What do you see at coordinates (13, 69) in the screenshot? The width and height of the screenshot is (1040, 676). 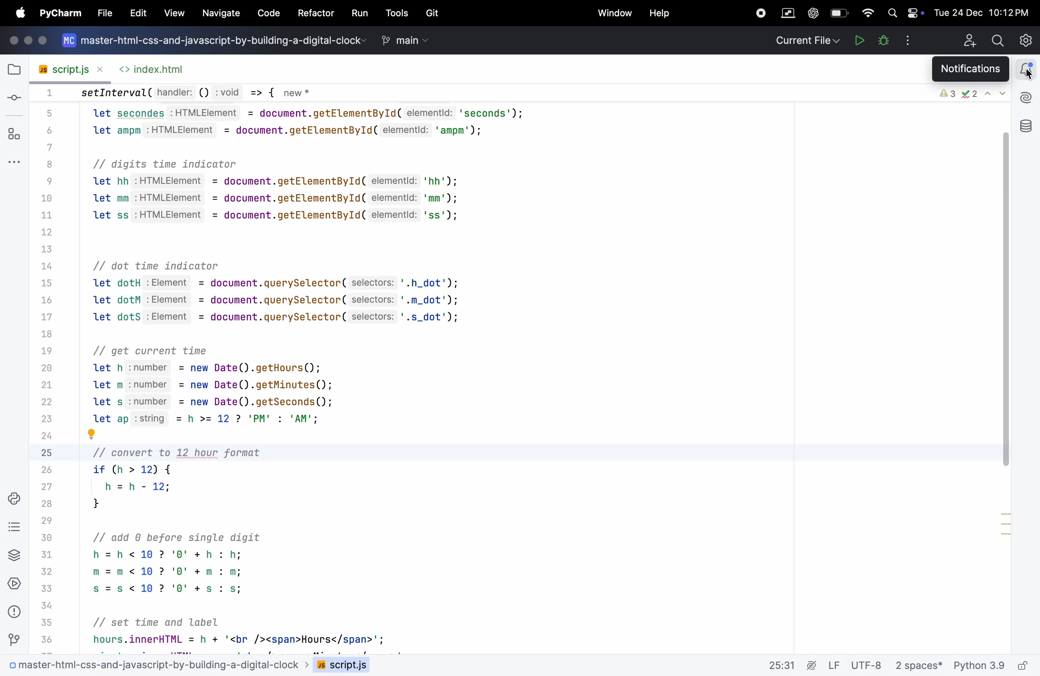 I see `file` at bounding box center [13, 69].